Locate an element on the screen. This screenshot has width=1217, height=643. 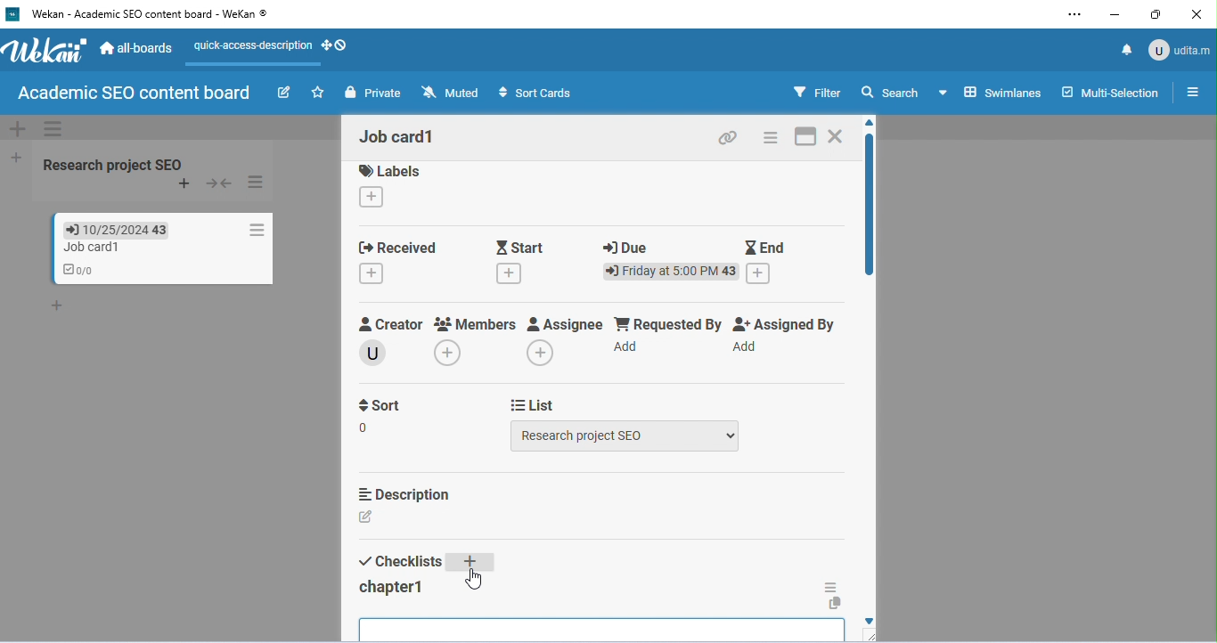
list is located at coordinates (535, 403).